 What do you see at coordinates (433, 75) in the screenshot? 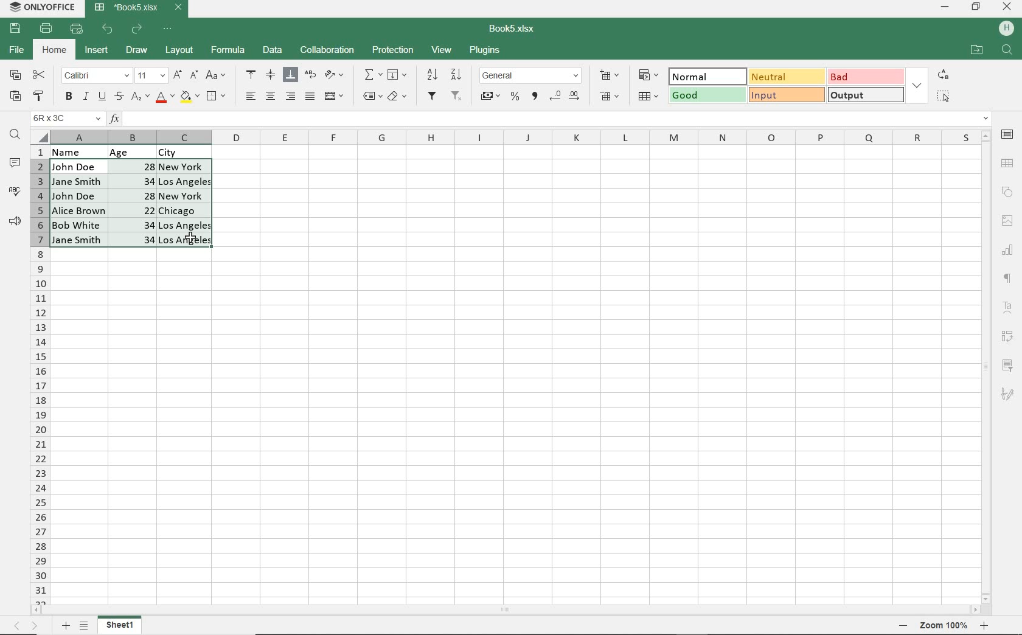
I see `SORTASCENDING` at bounding box center [433, 75].